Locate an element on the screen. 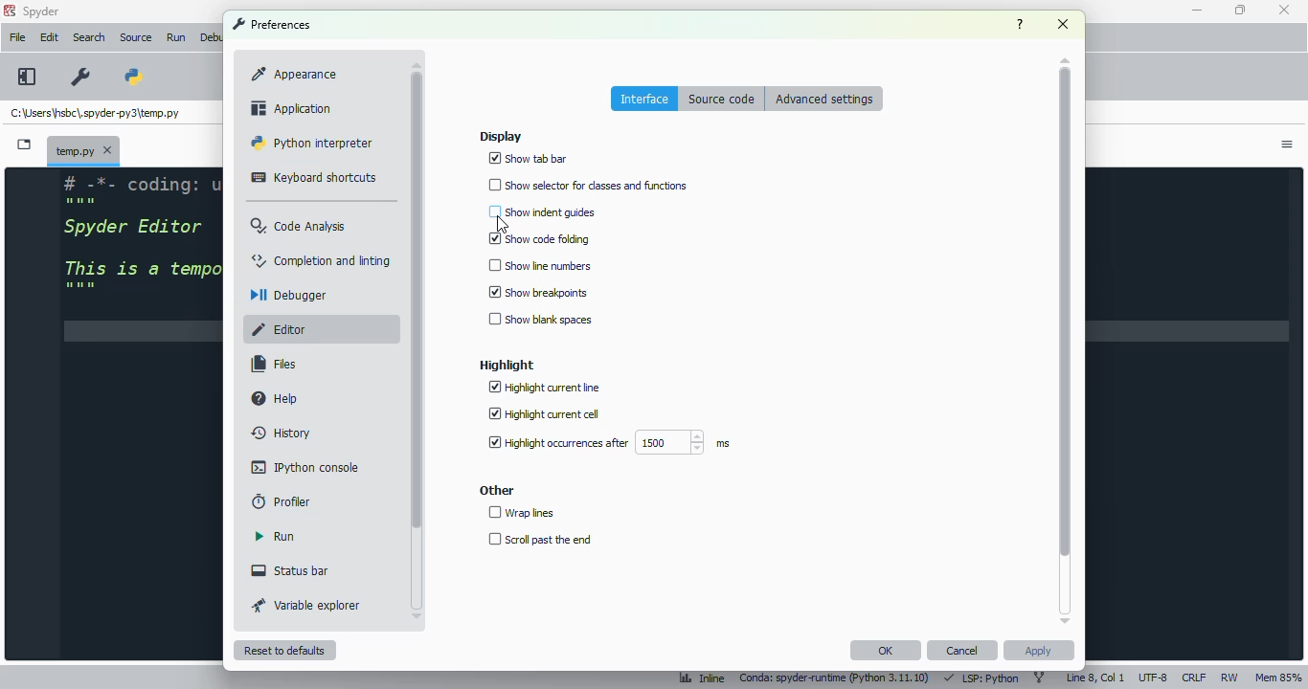  highlight occurrences after 1500 ms is located at coordinates (604, 443).